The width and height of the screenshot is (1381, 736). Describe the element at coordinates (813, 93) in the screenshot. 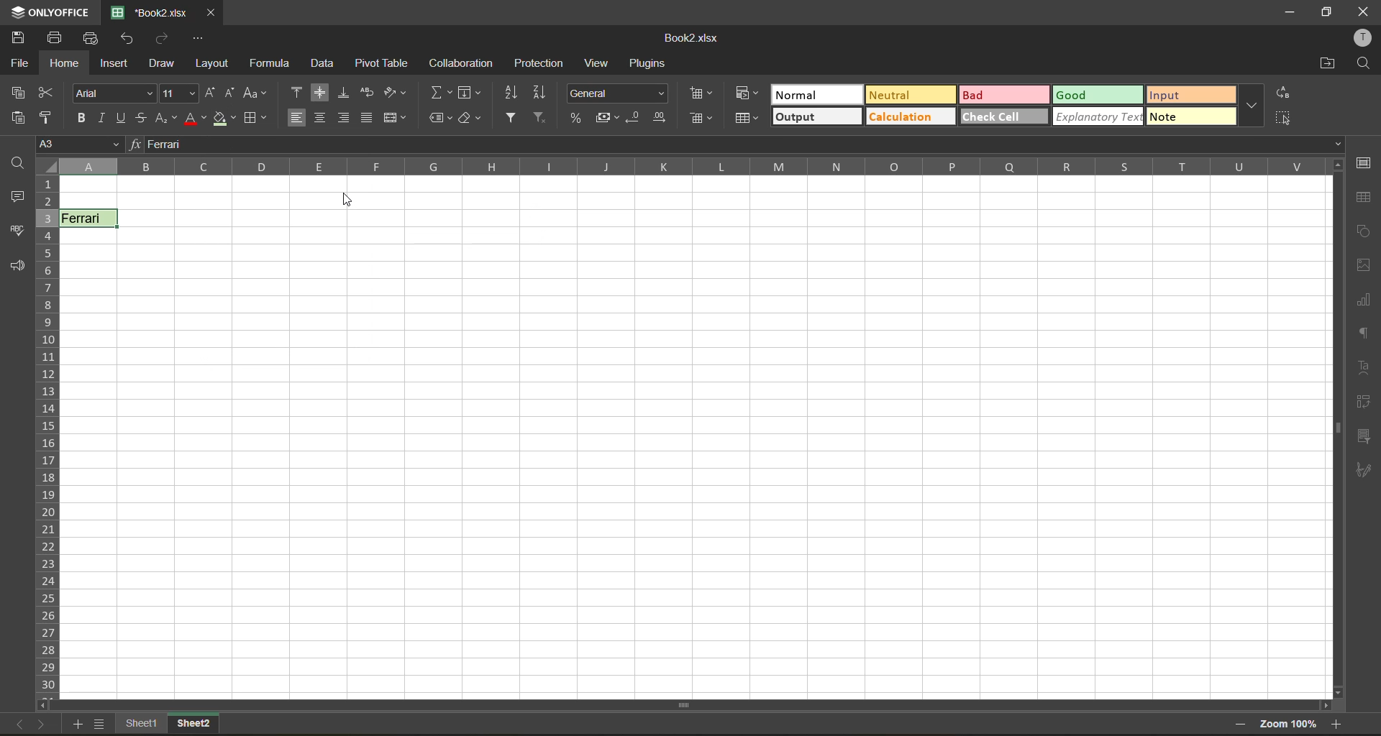

I see `normal` at that location.